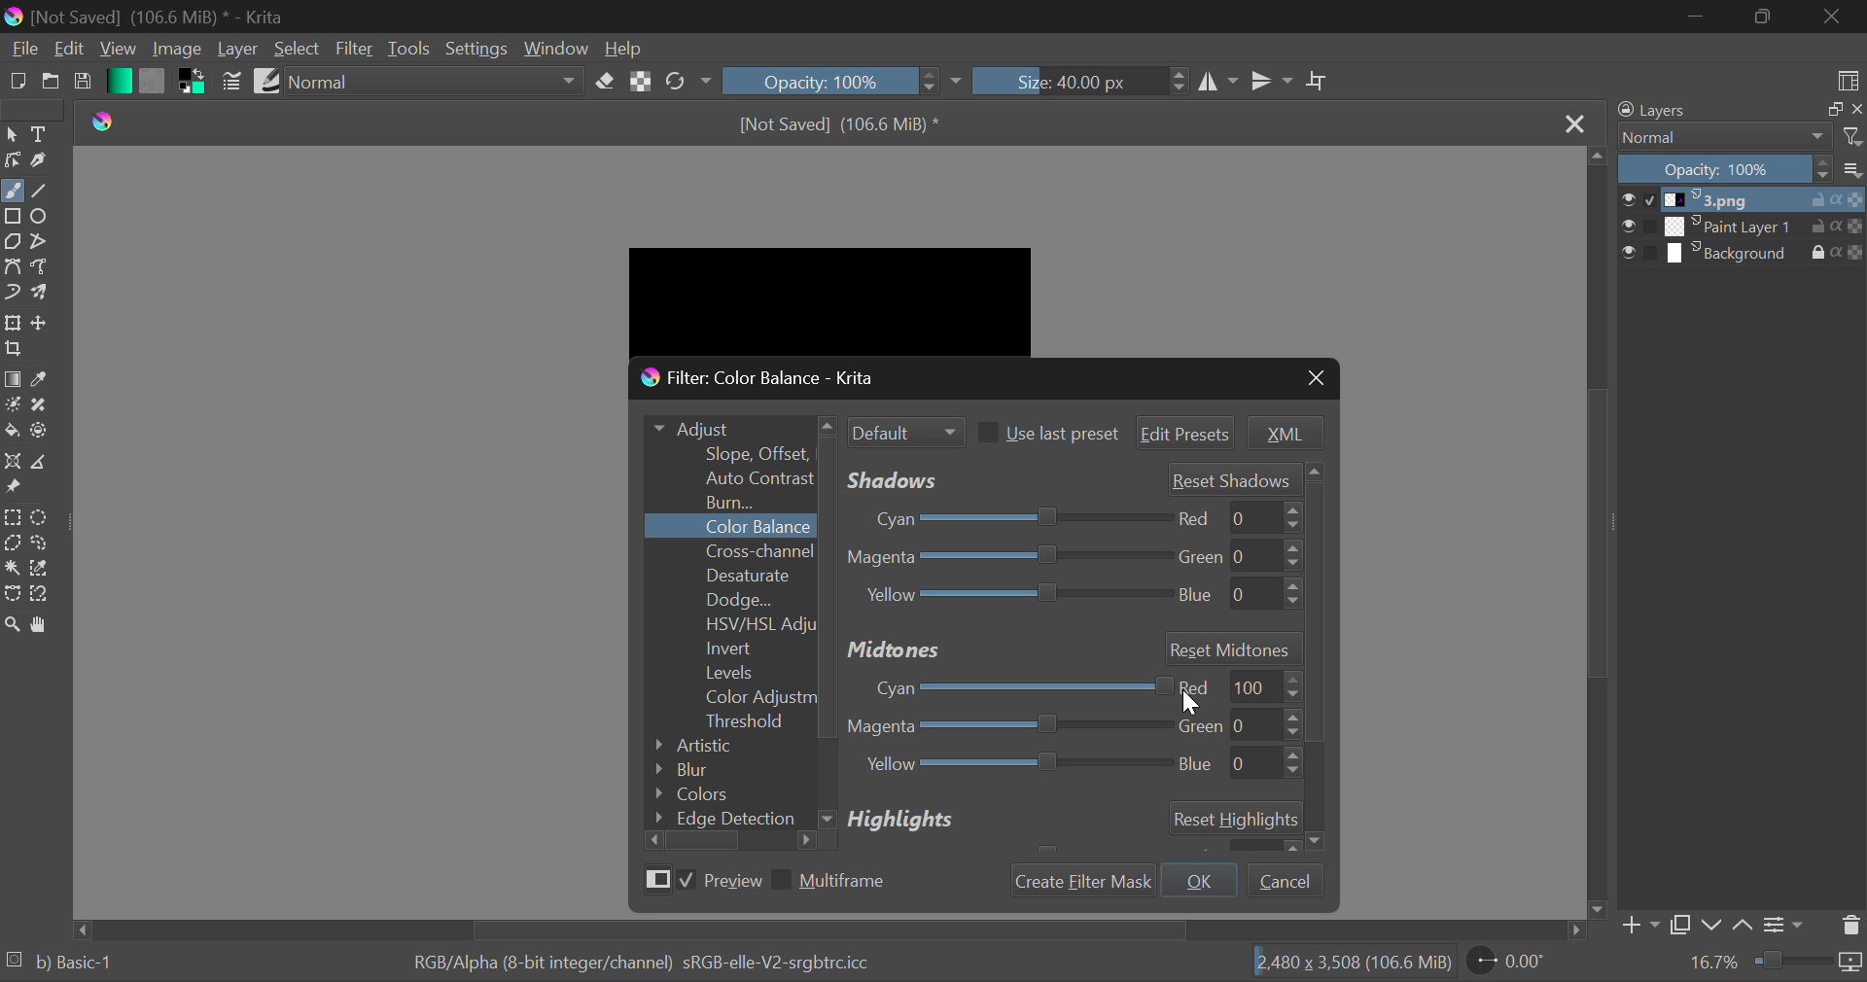  I want to click on Scroll Bar, so click(1599, 534).